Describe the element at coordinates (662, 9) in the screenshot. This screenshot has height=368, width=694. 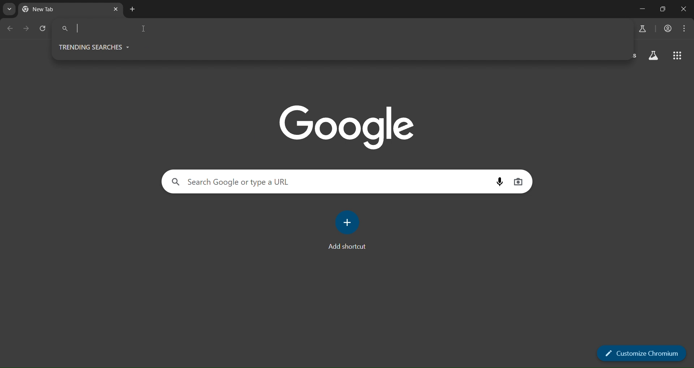
I see `restore down` at that location.